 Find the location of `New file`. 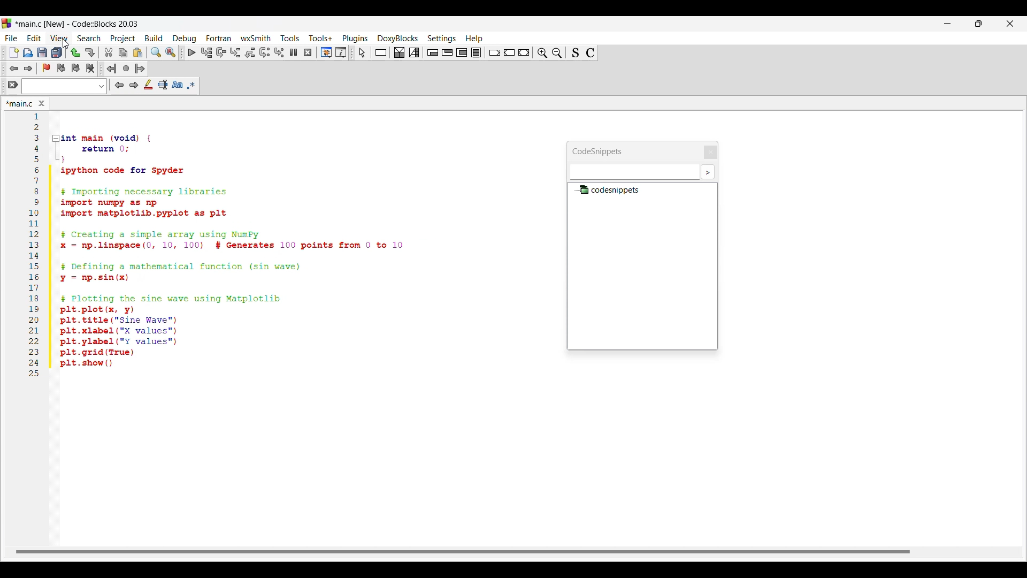

New file is located at coordinates (14, 52).